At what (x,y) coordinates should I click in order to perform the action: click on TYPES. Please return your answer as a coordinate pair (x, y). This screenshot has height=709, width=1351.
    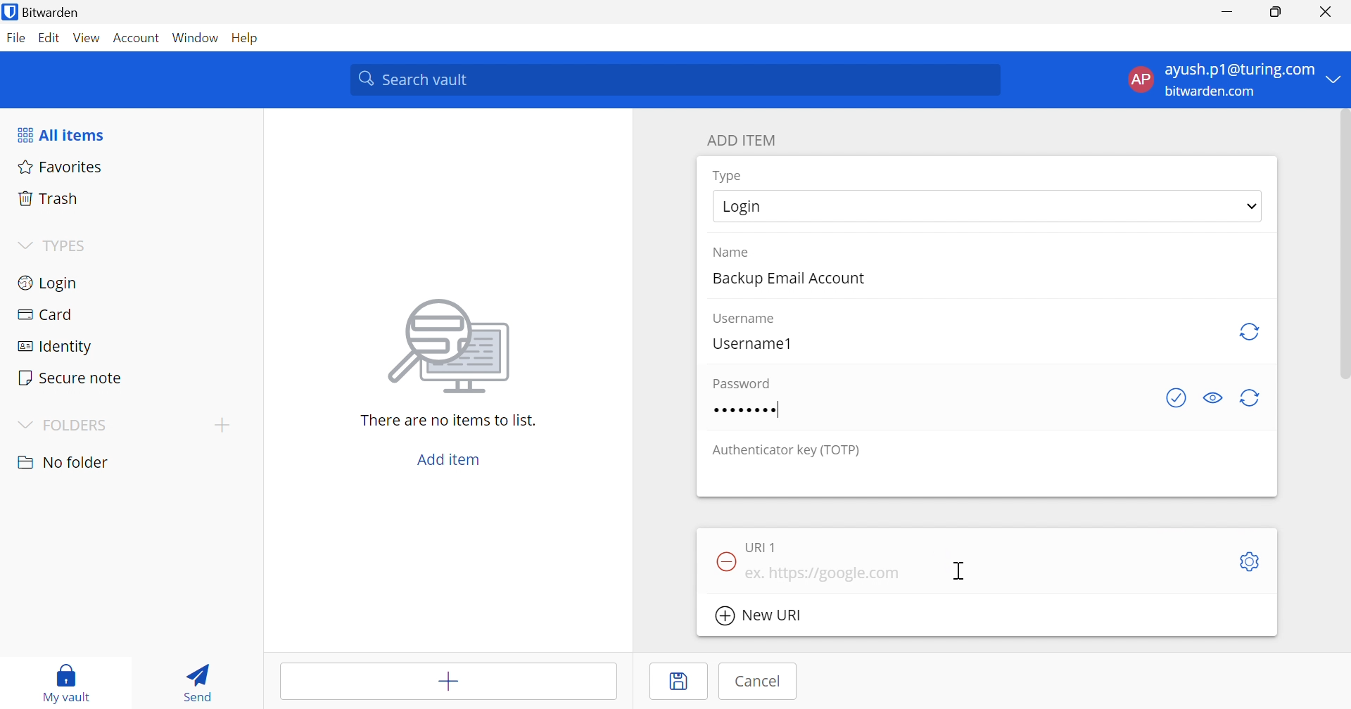
    Looking at the image, I should click on (66, 245).